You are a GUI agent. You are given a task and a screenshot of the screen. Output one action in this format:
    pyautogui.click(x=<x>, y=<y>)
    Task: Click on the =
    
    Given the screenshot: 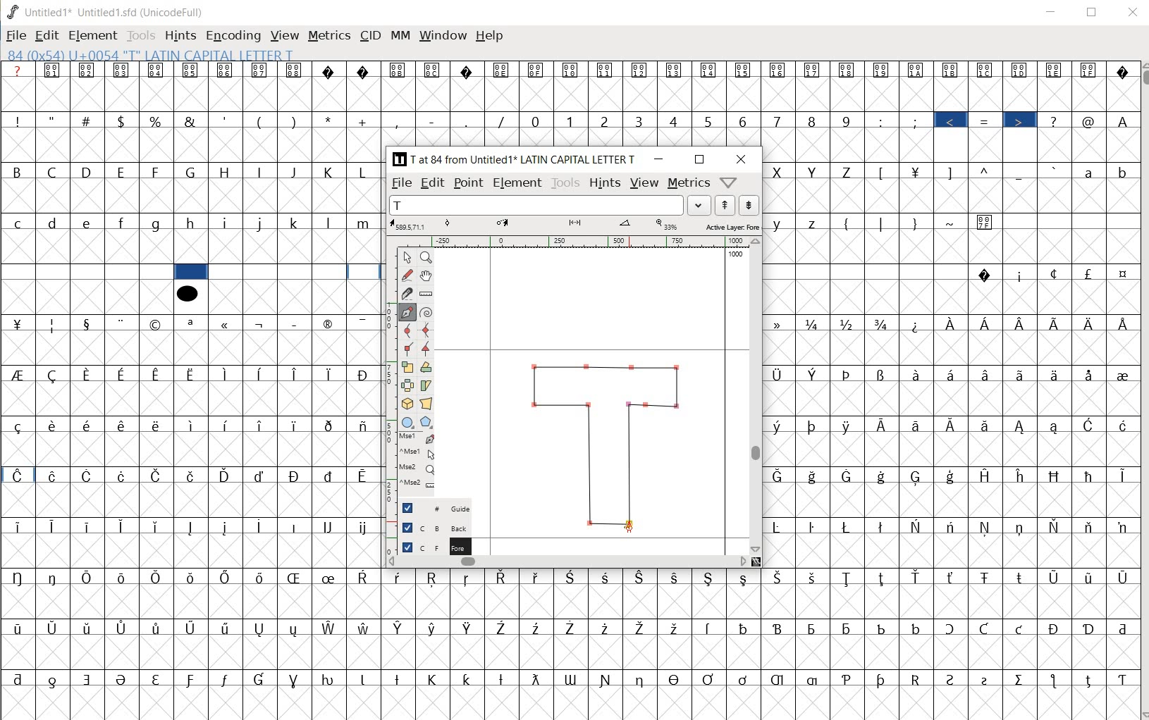 What is the action you would take?
    pyautogui.click(x=988, y=121)
    